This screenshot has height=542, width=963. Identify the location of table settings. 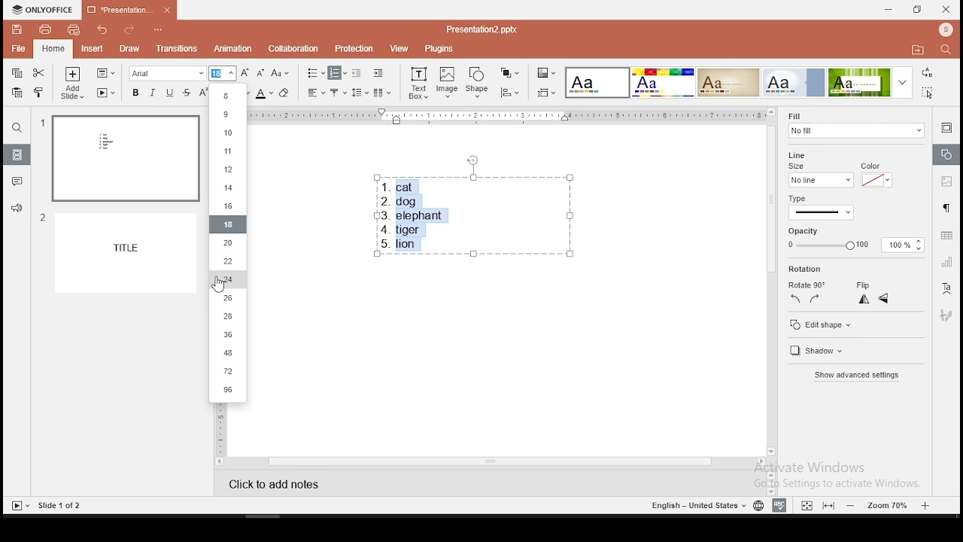
(944, 236).